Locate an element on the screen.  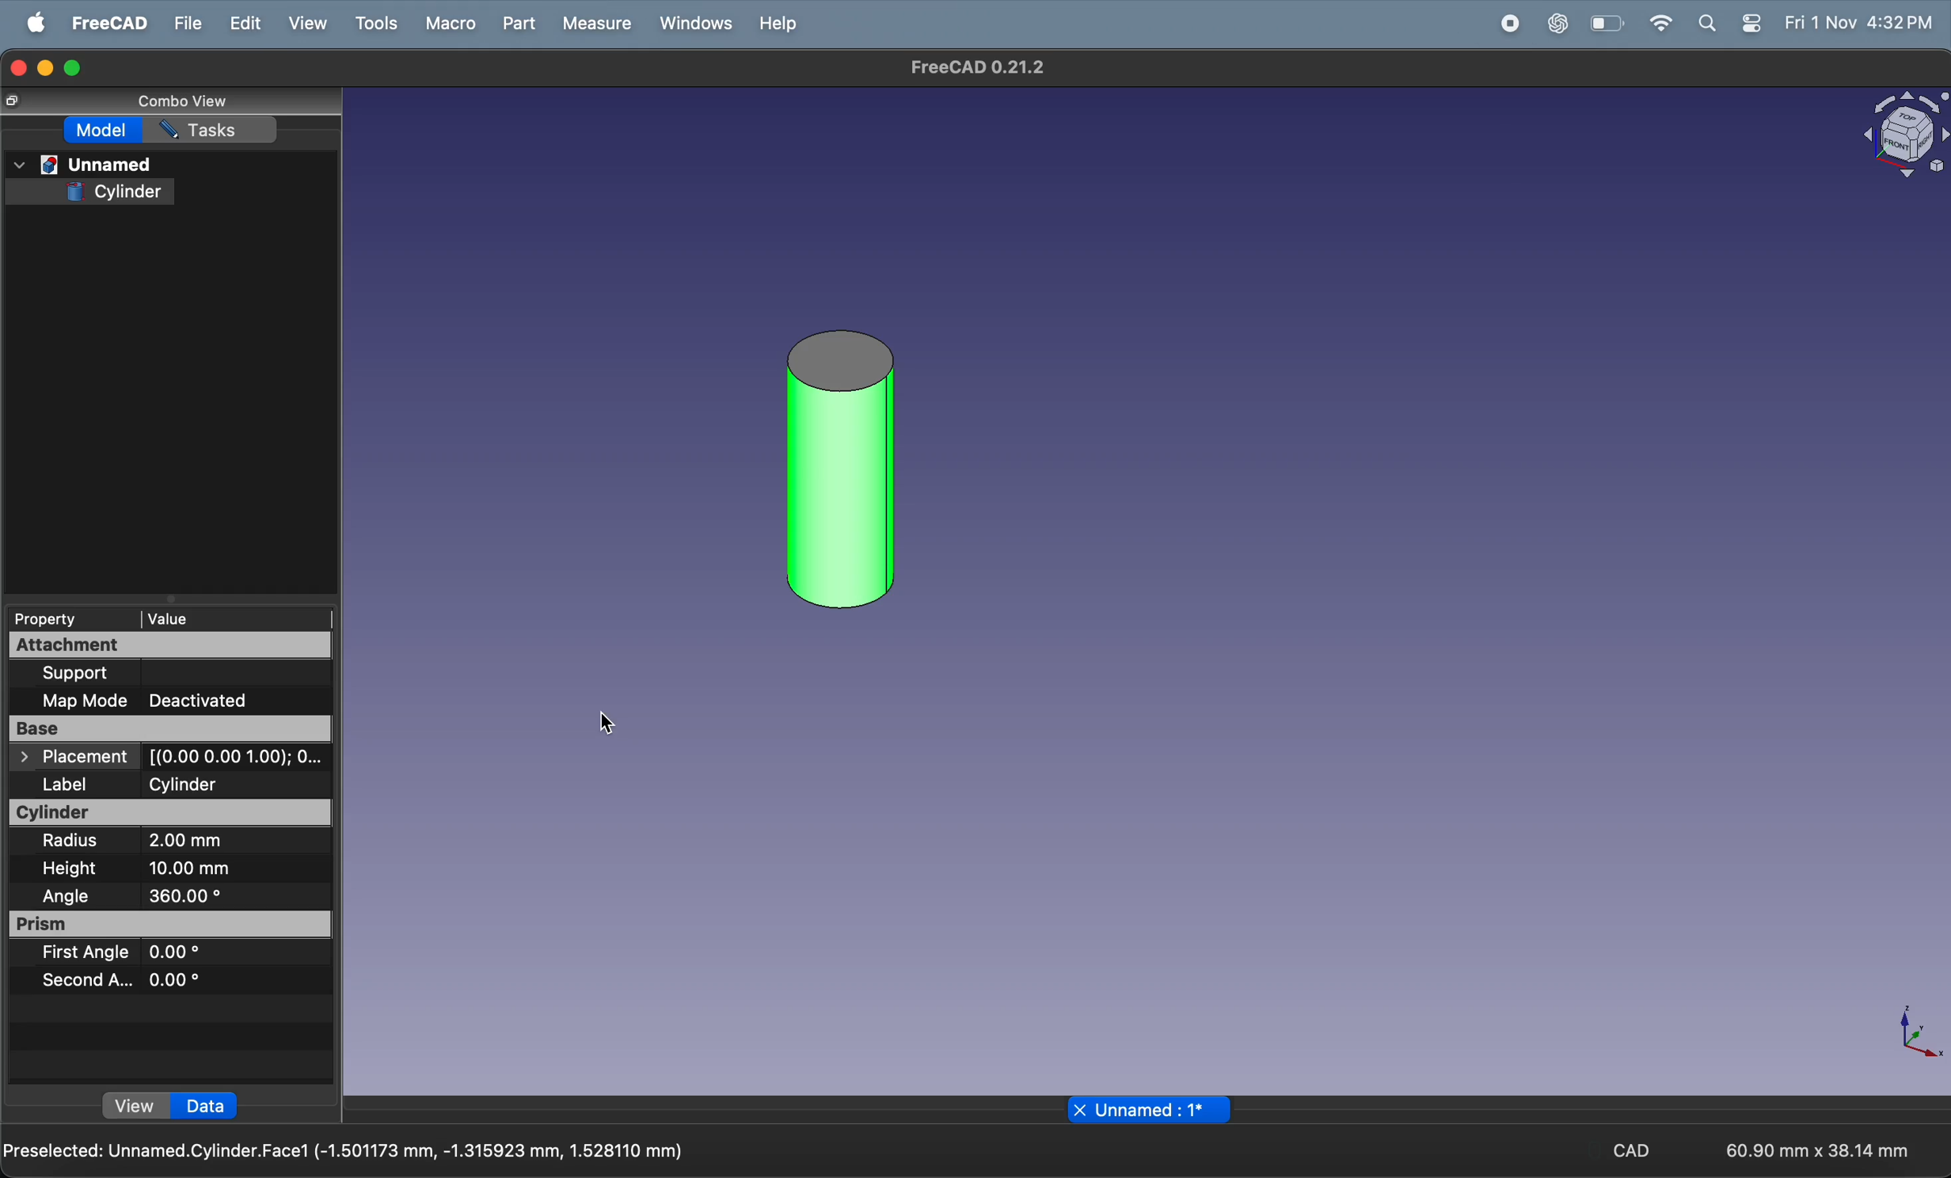
object view is located at coordinates (1905, 135).